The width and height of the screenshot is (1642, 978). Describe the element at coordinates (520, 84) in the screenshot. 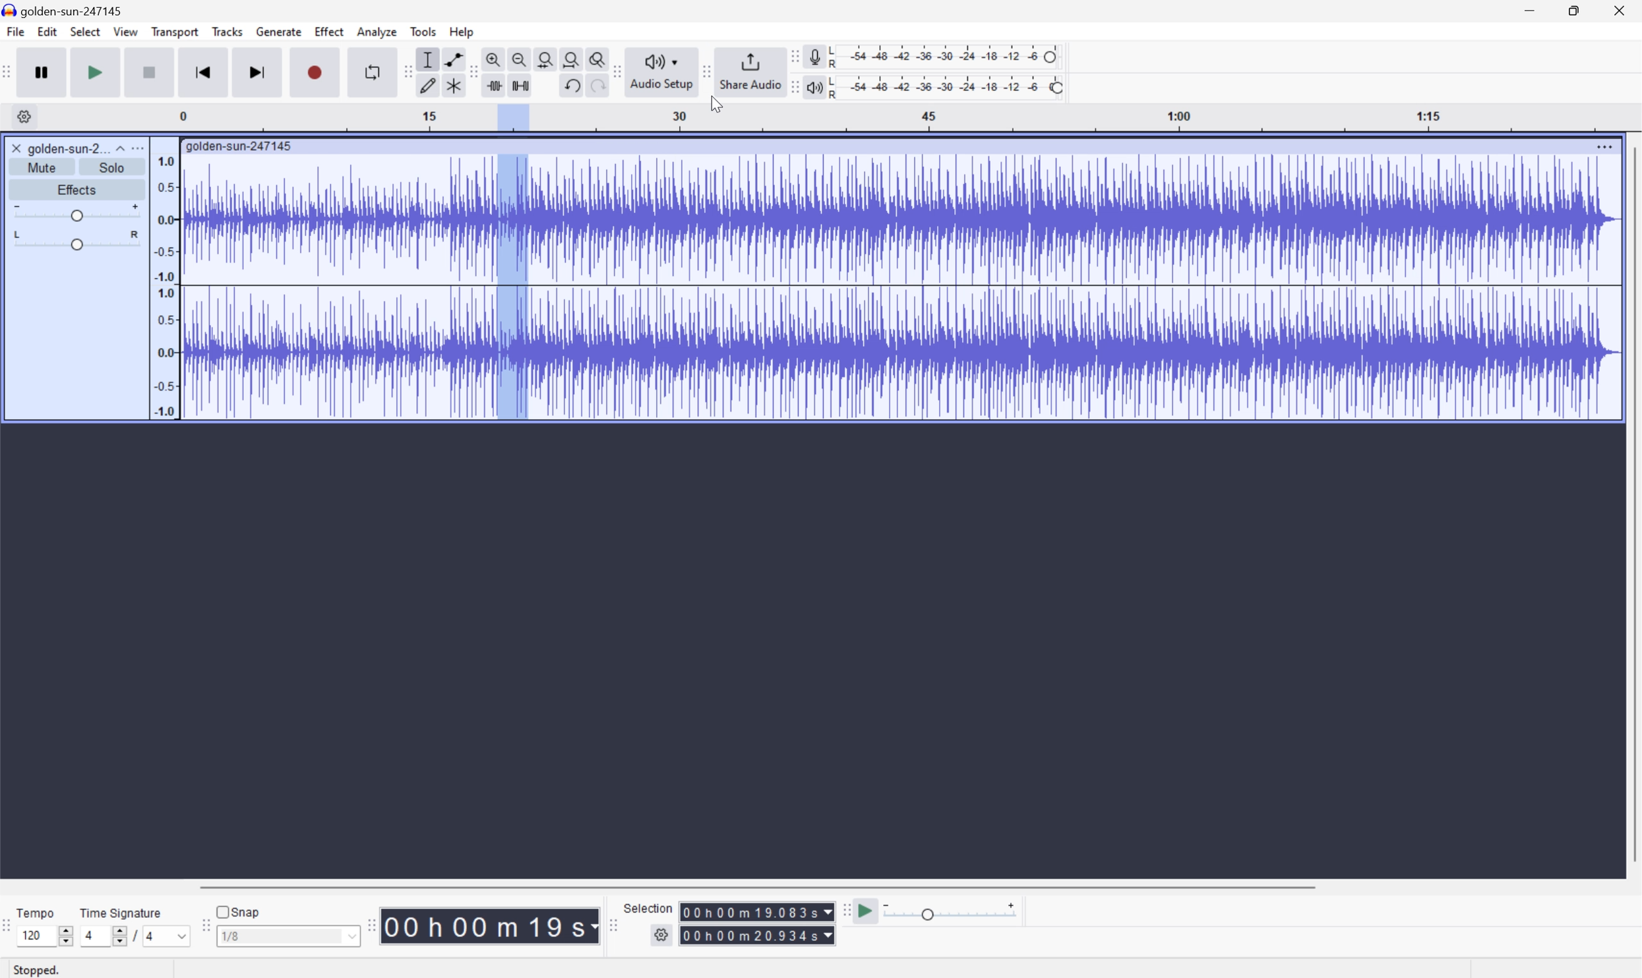

I see `Silence audio selection` at that location.